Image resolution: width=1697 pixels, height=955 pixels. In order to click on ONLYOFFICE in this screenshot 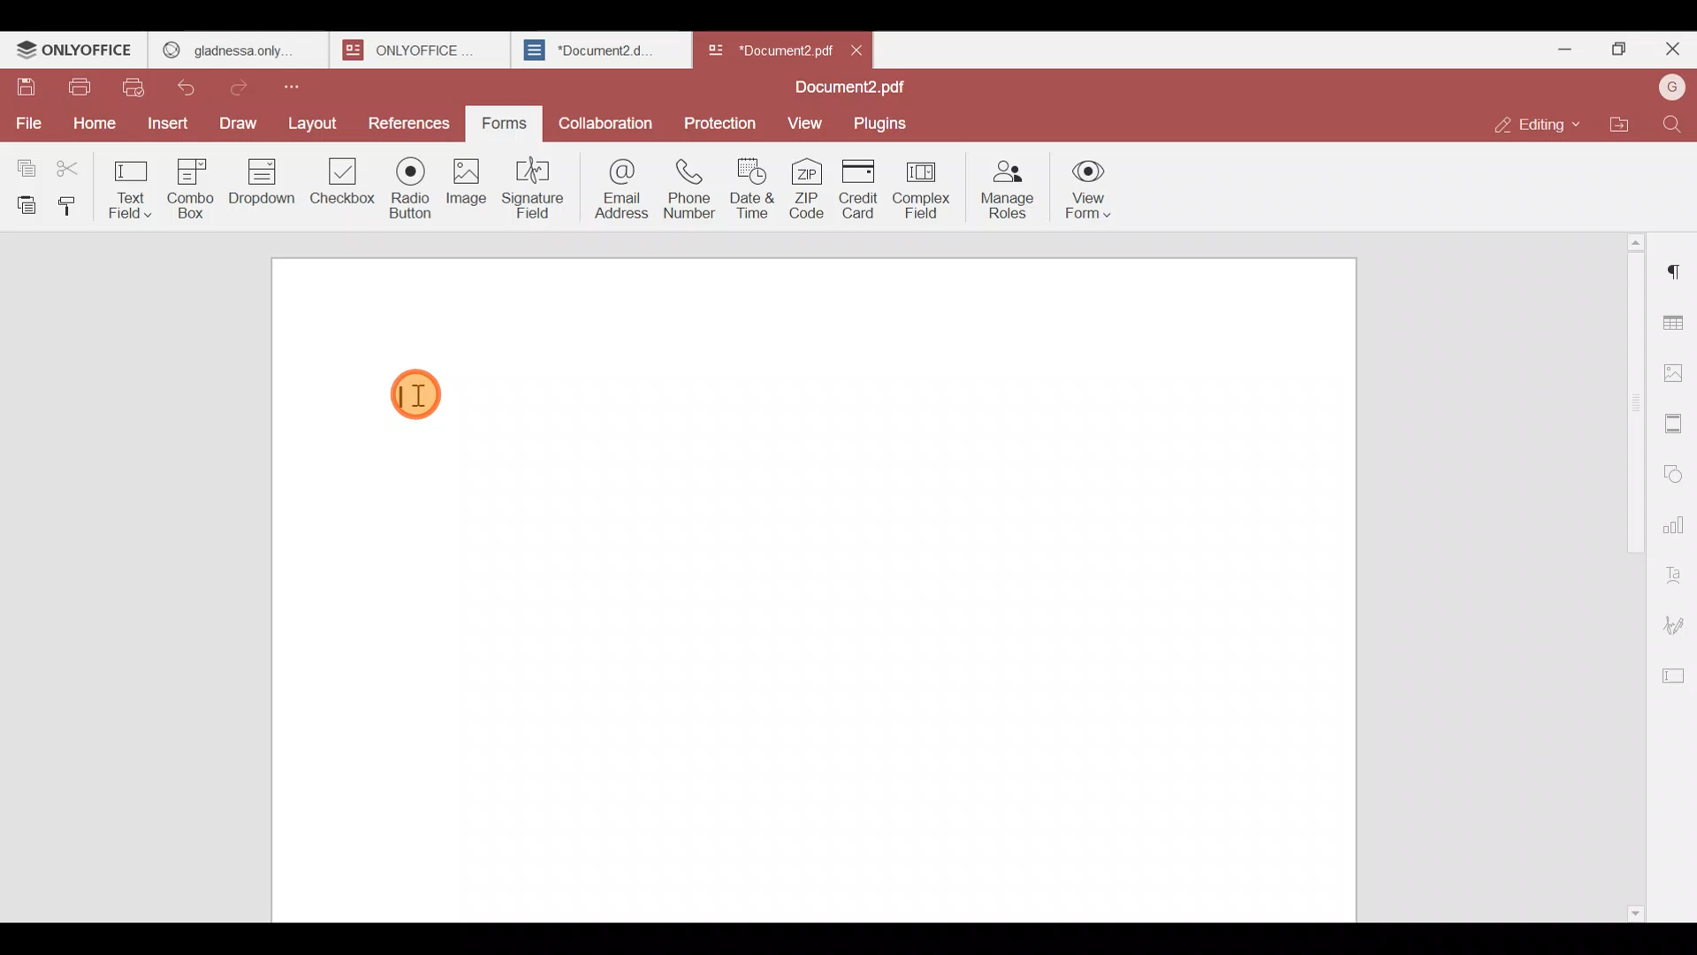, I will do `click(75, 50)`.